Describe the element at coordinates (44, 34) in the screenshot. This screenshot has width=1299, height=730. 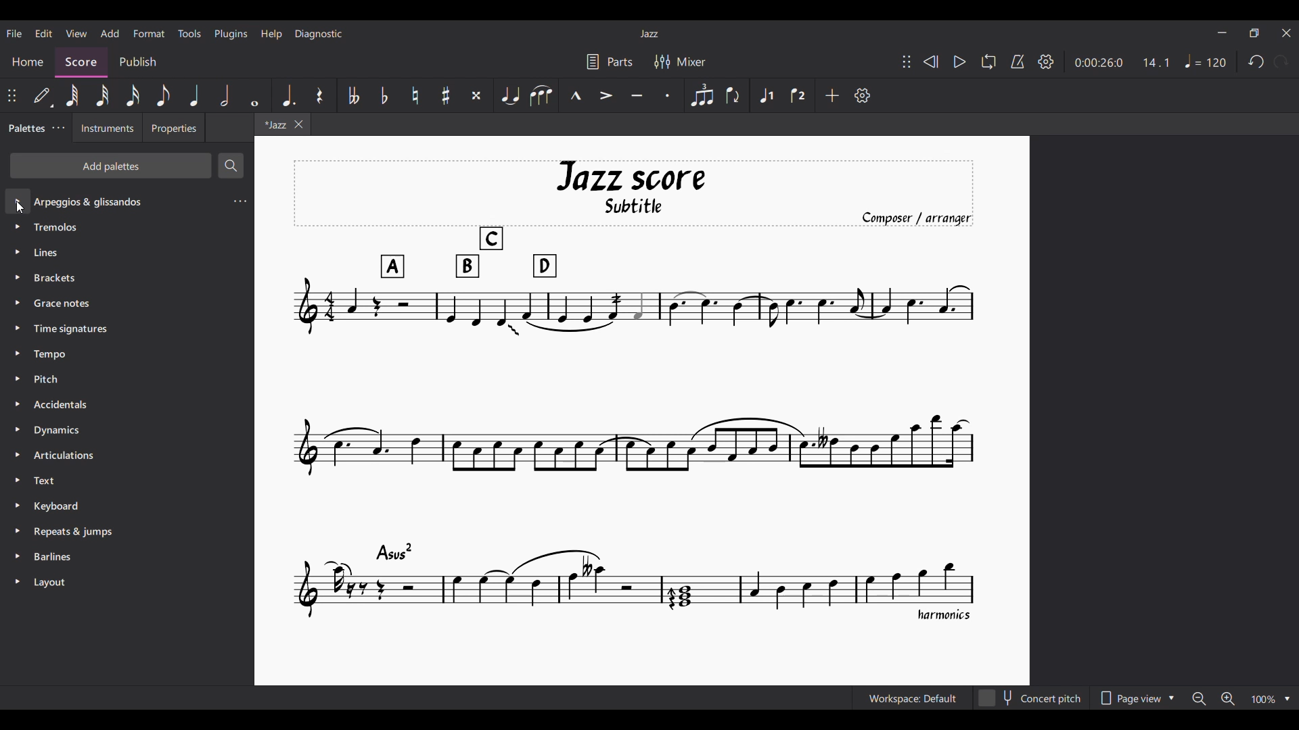
I see `Edit menu` at that location.